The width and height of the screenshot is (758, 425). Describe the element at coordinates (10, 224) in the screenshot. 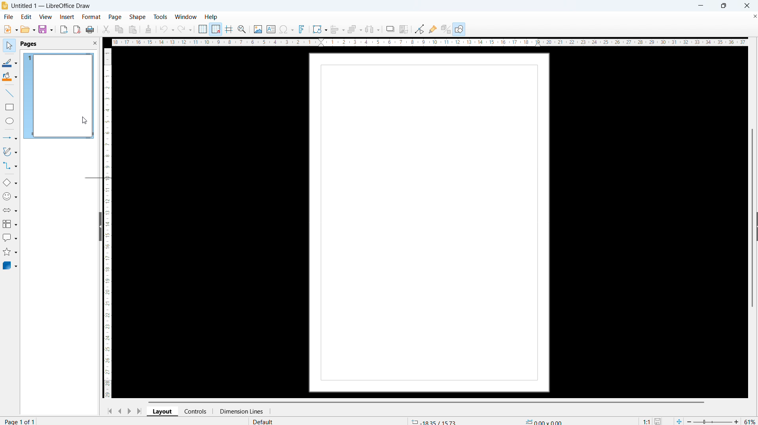

I see `flowchart` at that location.